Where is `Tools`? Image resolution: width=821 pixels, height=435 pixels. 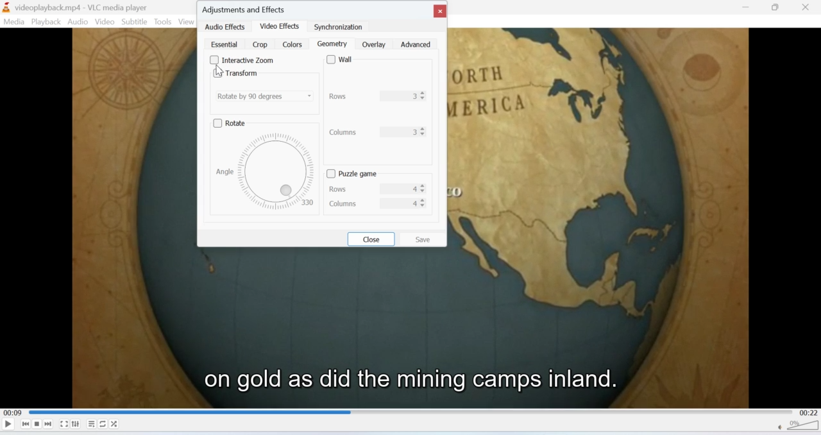
Tools is located at coordinates (163, 22).